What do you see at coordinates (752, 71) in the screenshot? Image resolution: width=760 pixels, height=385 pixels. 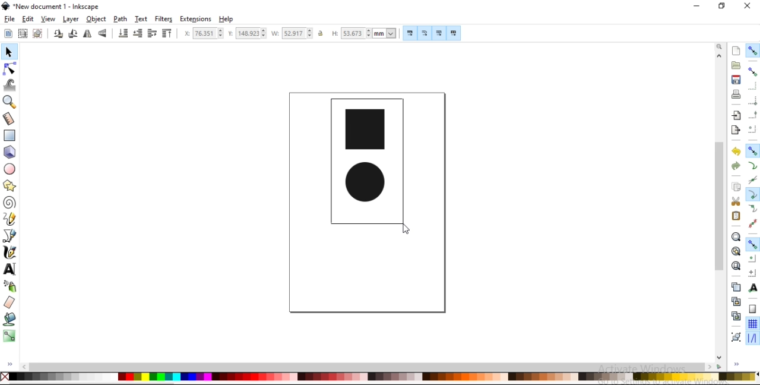 I see `snap bounding boxes` at bounding box center [752, 71].